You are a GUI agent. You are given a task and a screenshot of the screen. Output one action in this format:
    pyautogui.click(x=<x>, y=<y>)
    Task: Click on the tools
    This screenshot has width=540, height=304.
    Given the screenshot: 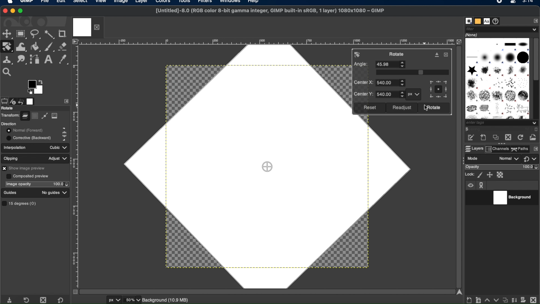 What is the action you would take?
    pyautogui.click(x=186, y=2)
    